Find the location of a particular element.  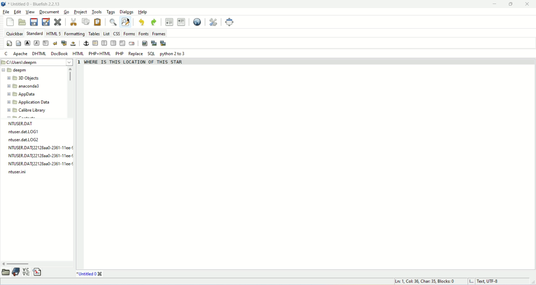

emphasis is located at coordinates (36, 43).